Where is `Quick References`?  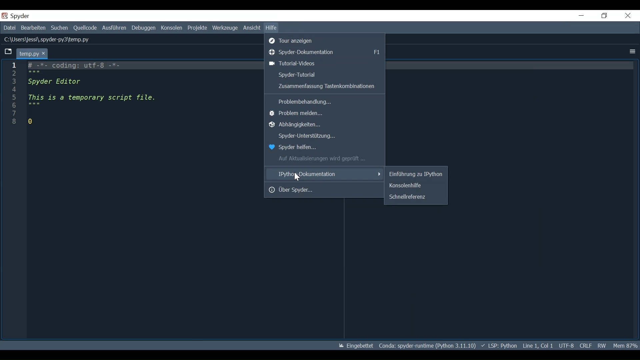 Quick References is located at coordinates (415, 196).